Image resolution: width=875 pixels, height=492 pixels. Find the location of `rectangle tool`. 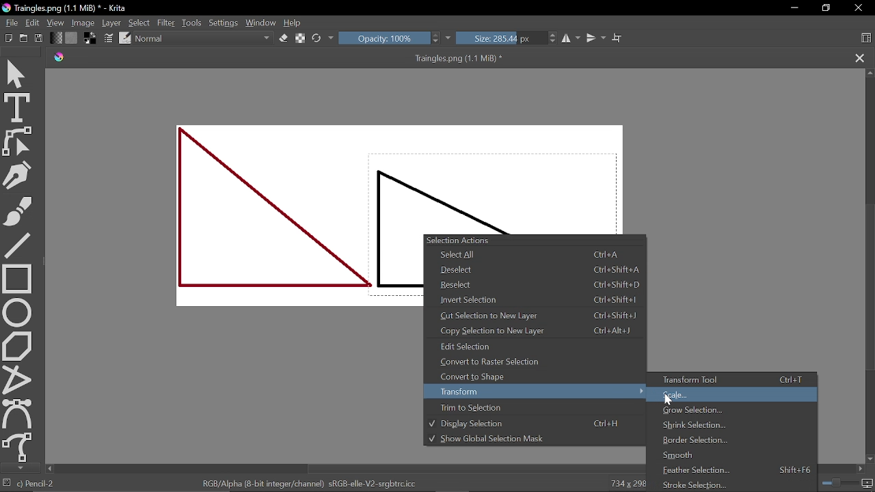

rectangle tool is located at coordinates (18, 277).